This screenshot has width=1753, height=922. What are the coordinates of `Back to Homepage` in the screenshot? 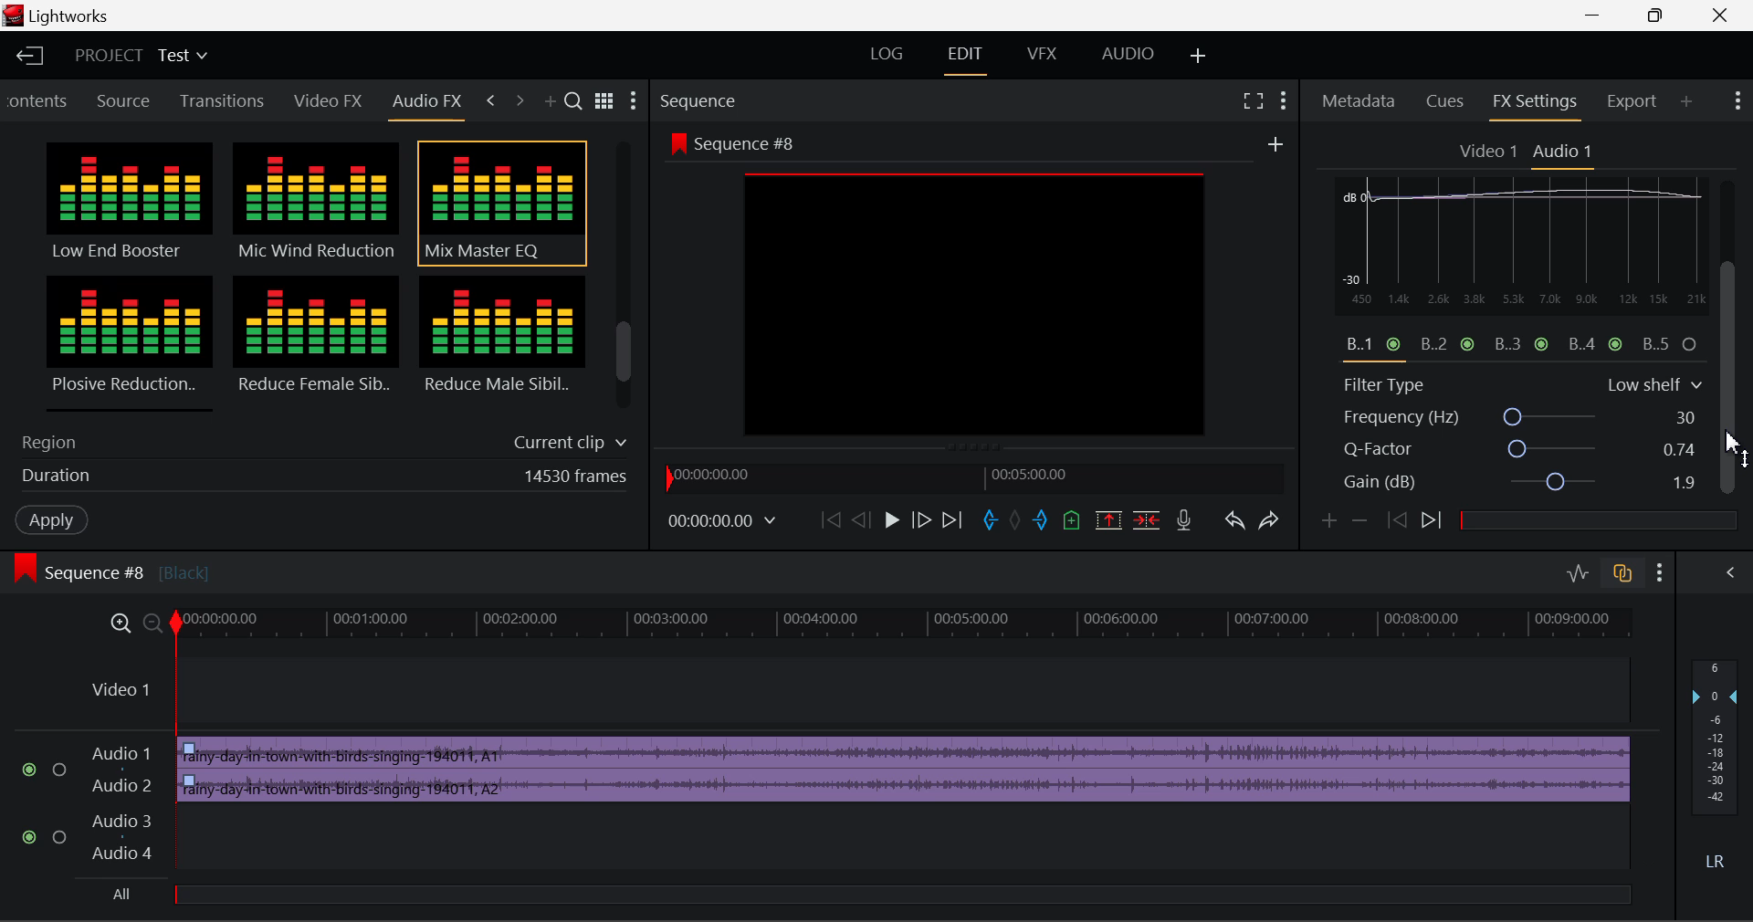 It's located at (28, 56).